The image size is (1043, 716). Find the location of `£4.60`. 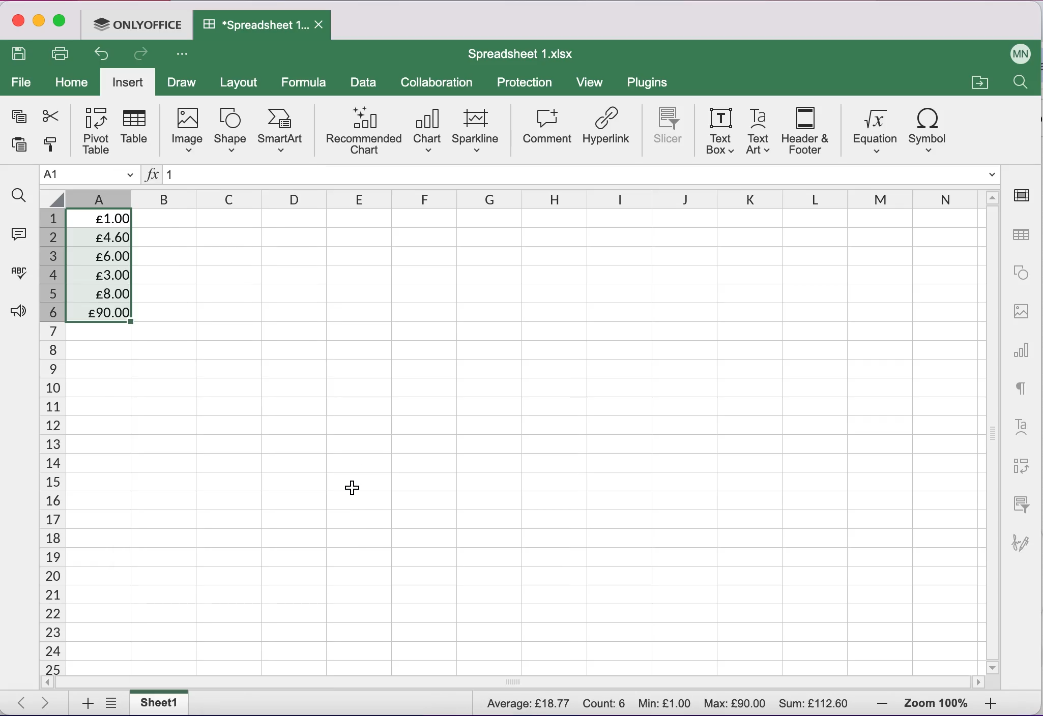

£4.60 is located at coordinates (106, 239).